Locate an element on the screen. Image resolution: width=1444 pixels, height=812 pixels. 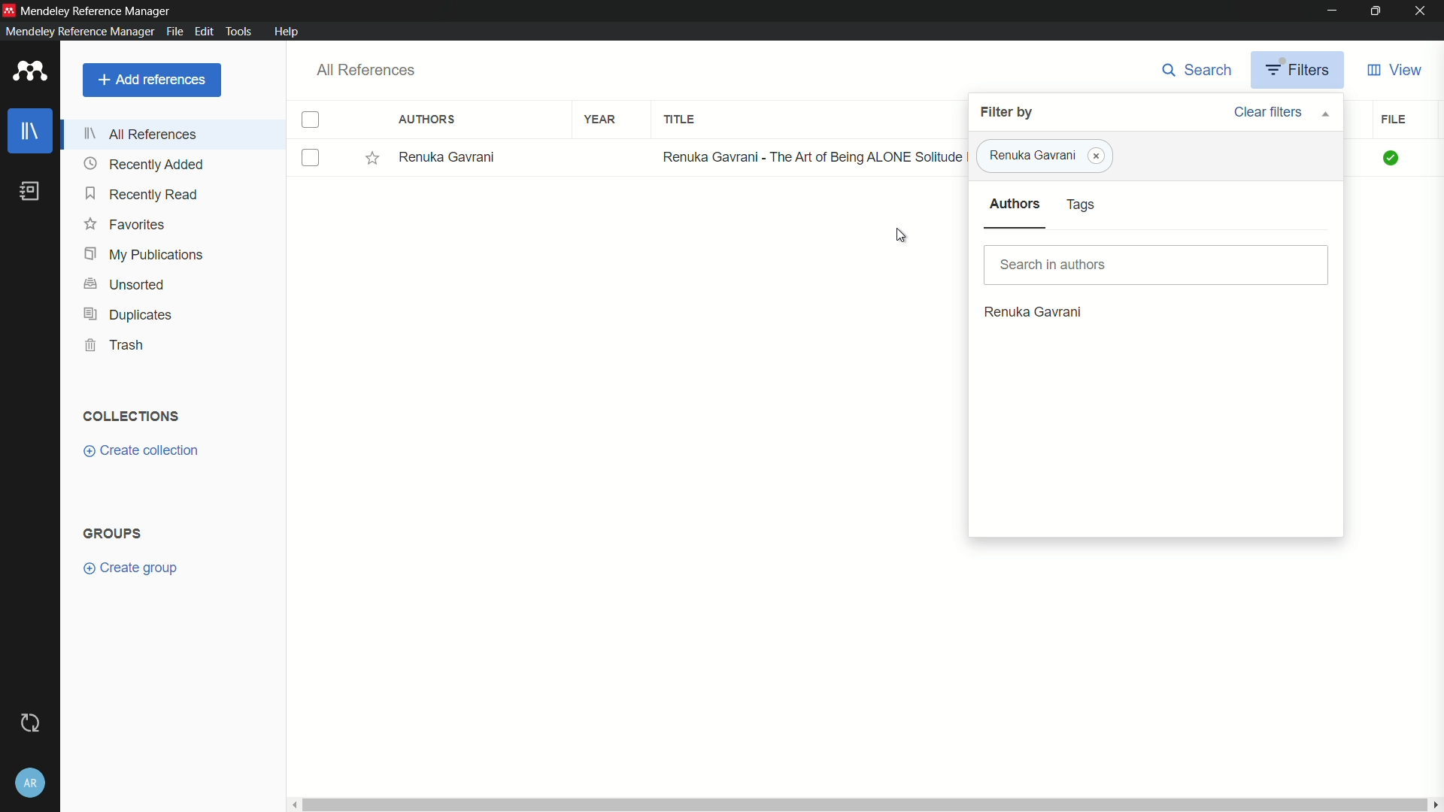
search is located at coordinates (1197, 70).